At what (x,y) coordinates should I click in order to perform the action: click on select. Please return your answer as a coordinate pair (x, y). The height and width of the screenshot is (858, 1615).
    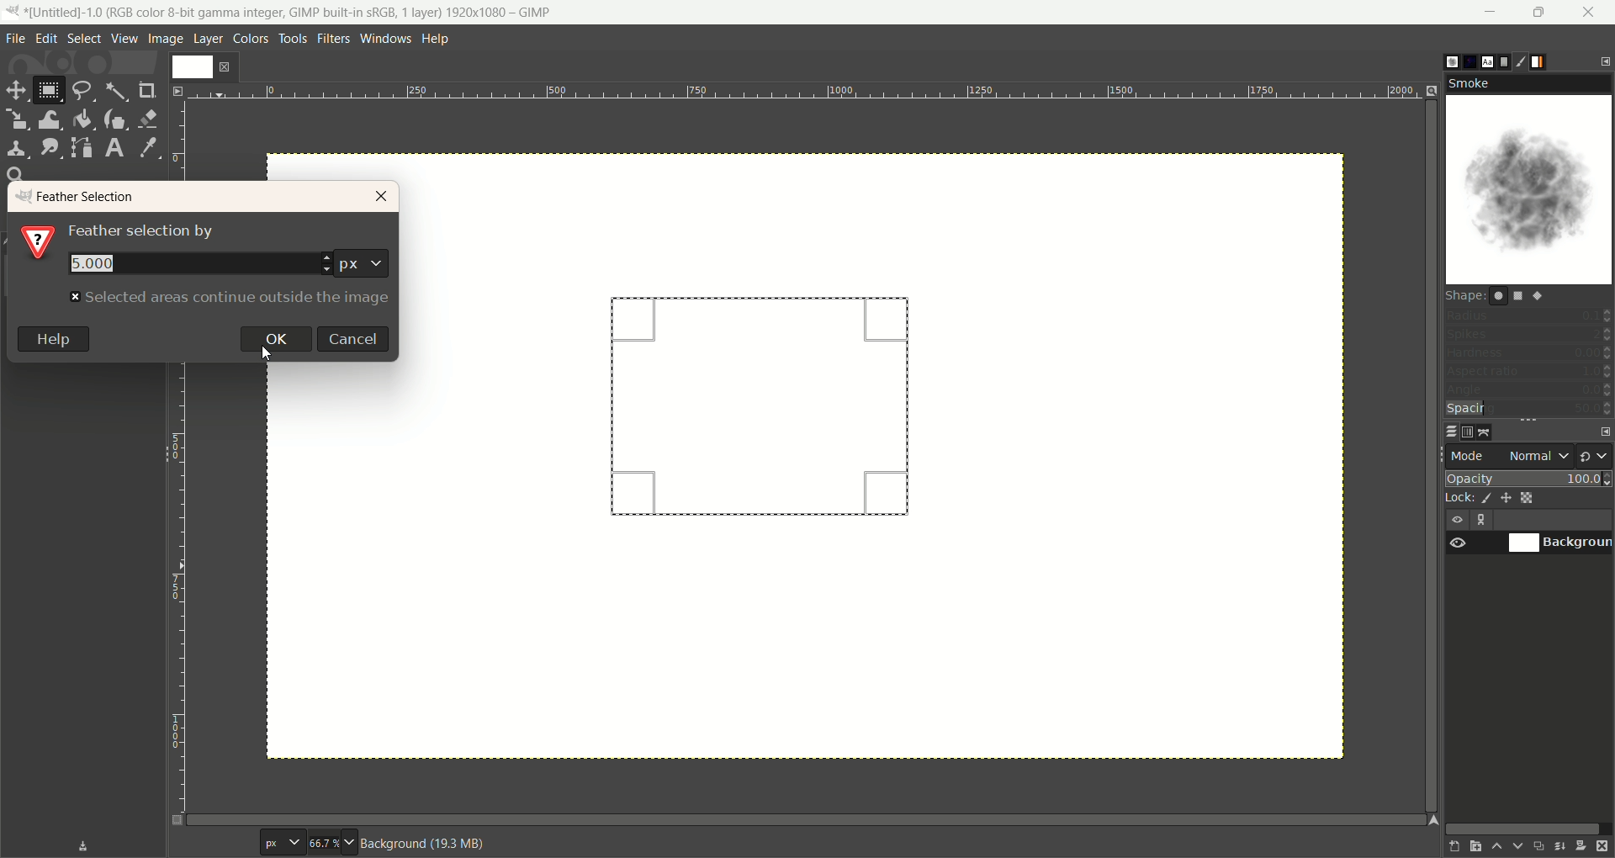
    Looking at the image, I should click on (85, 38).